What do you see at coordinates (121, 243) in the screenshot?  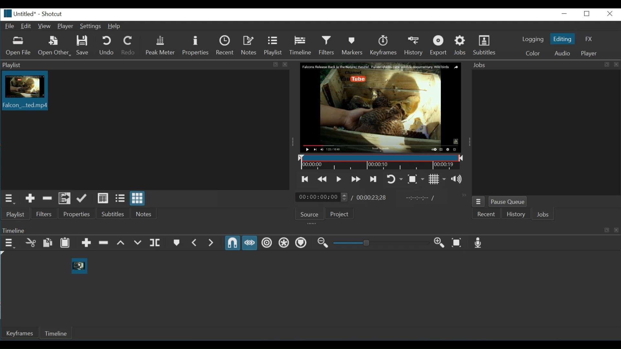 I see `lift ` at bounding box center [121, 243].